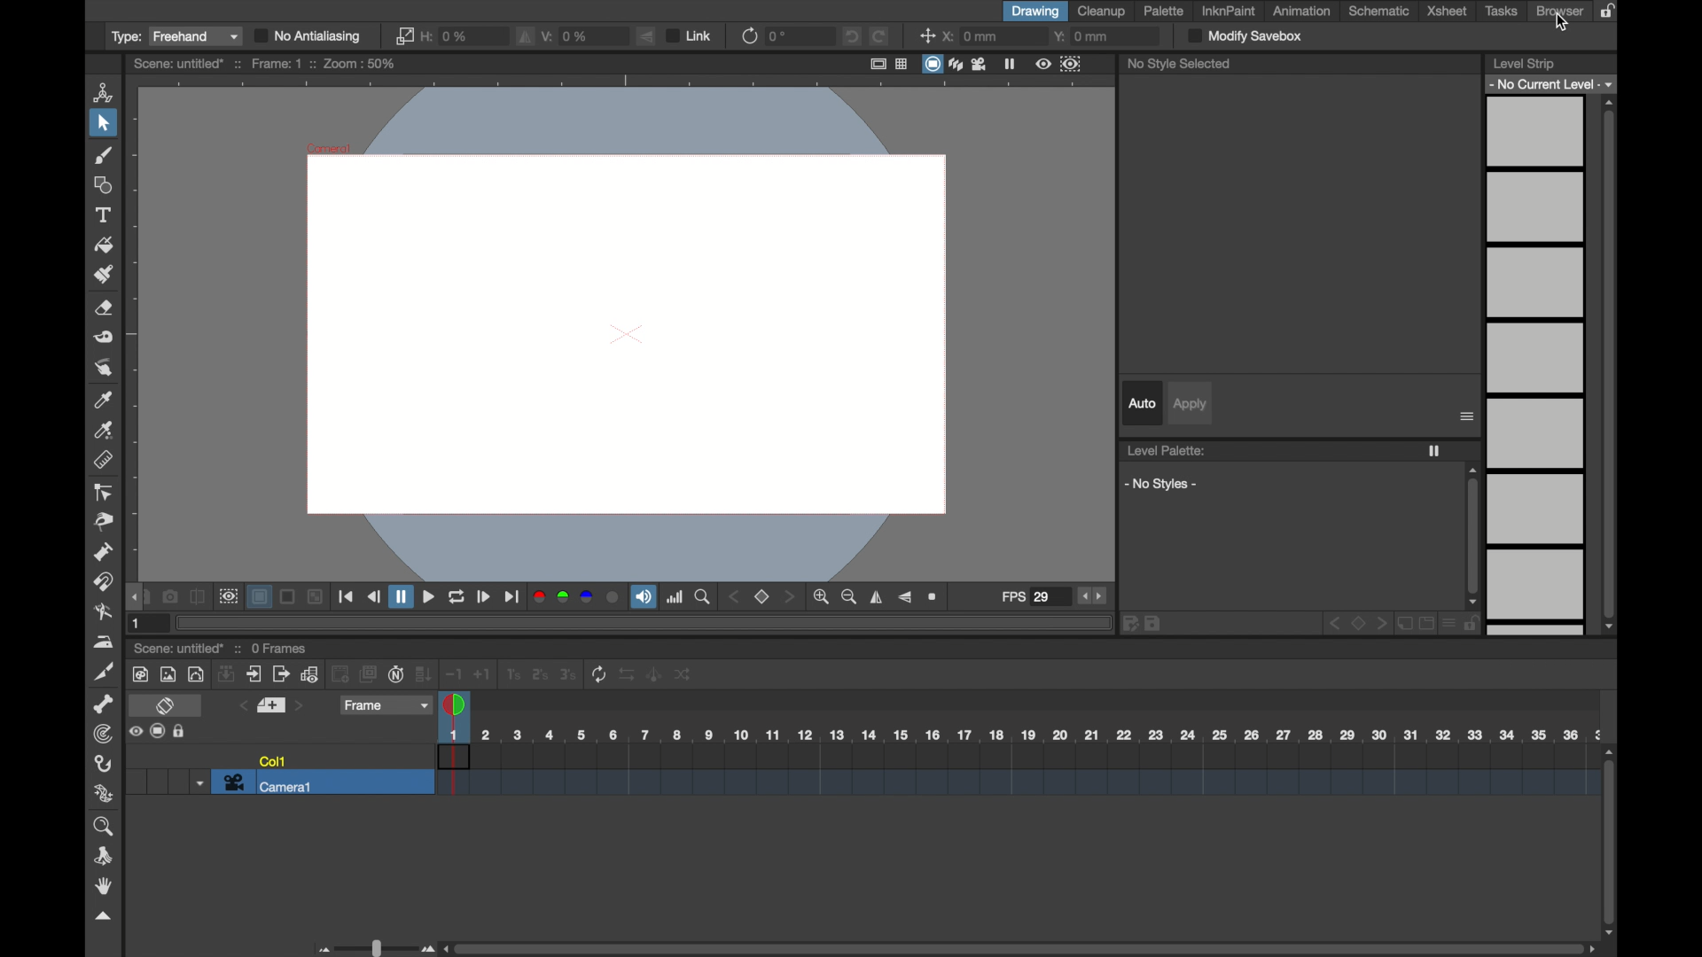 Image resolution: width=1702 pixels, height=957 pixels. What do you see at coordinates (105, 552) in the screenshot?
I see `pump tool` at bounding box center [105, 552].